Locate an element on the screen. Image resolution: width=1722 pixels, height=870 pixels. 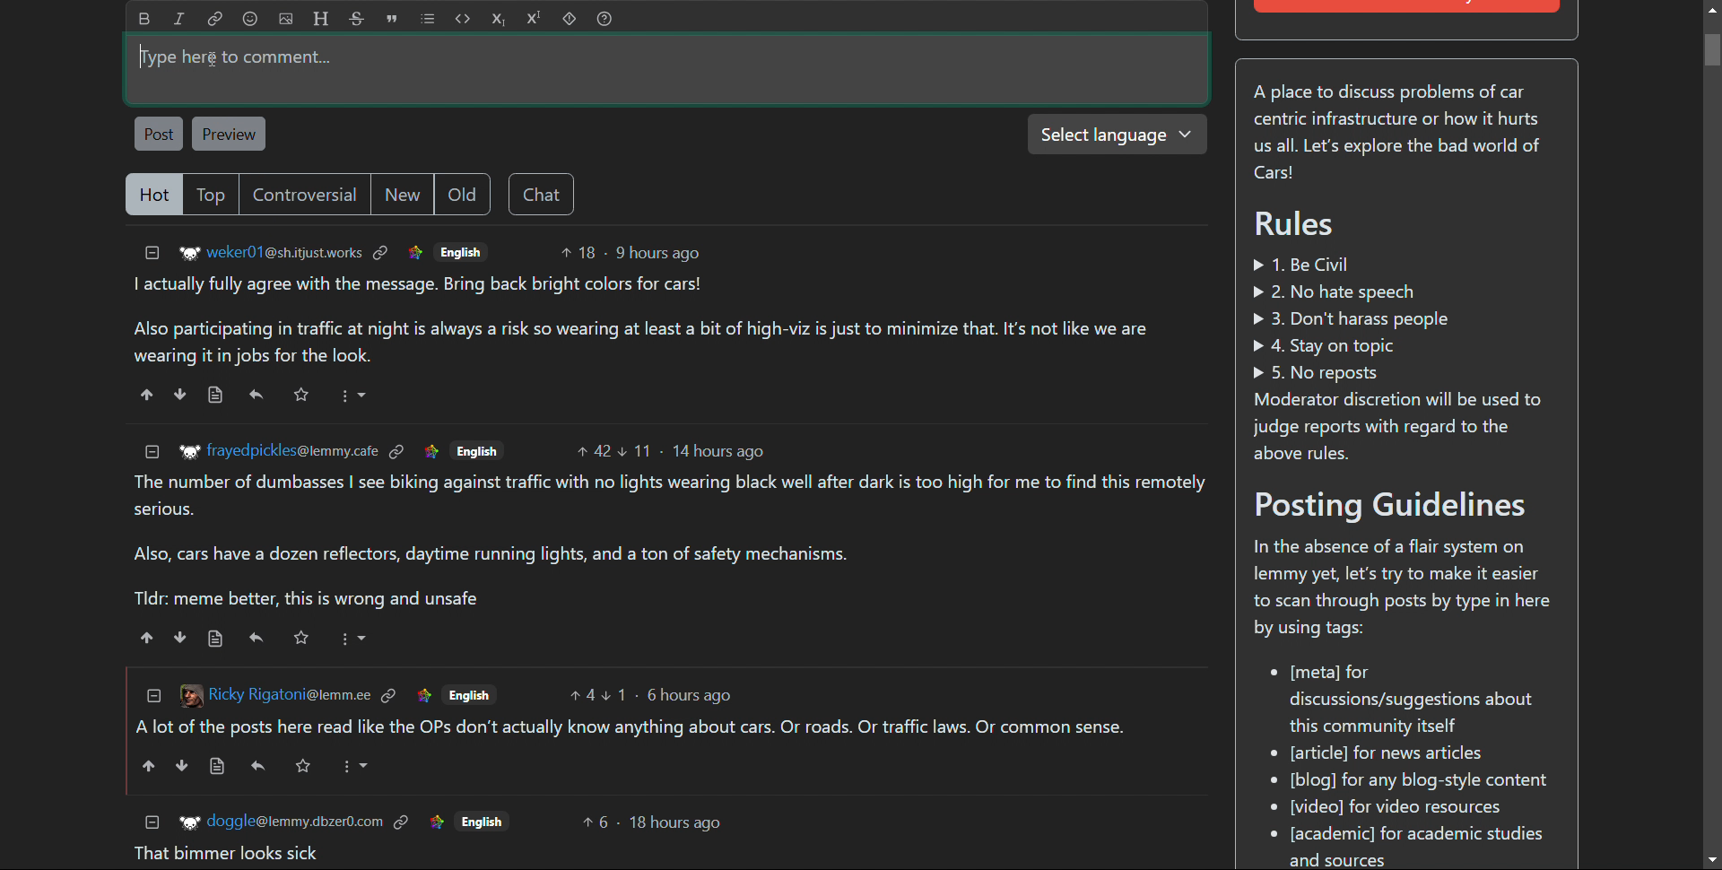
upvotes 4 is located at coordinates (581, 695).